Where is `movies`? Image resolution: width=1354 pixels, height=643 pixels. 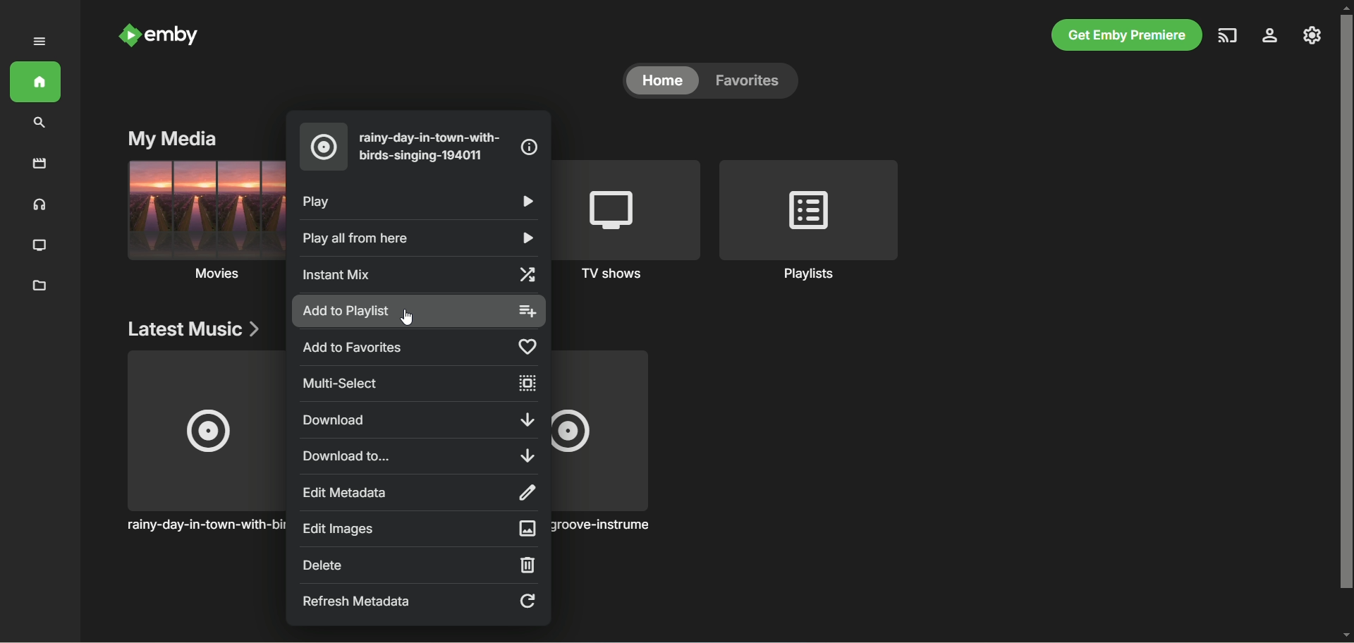
movies is located at coordinates (39, 163).